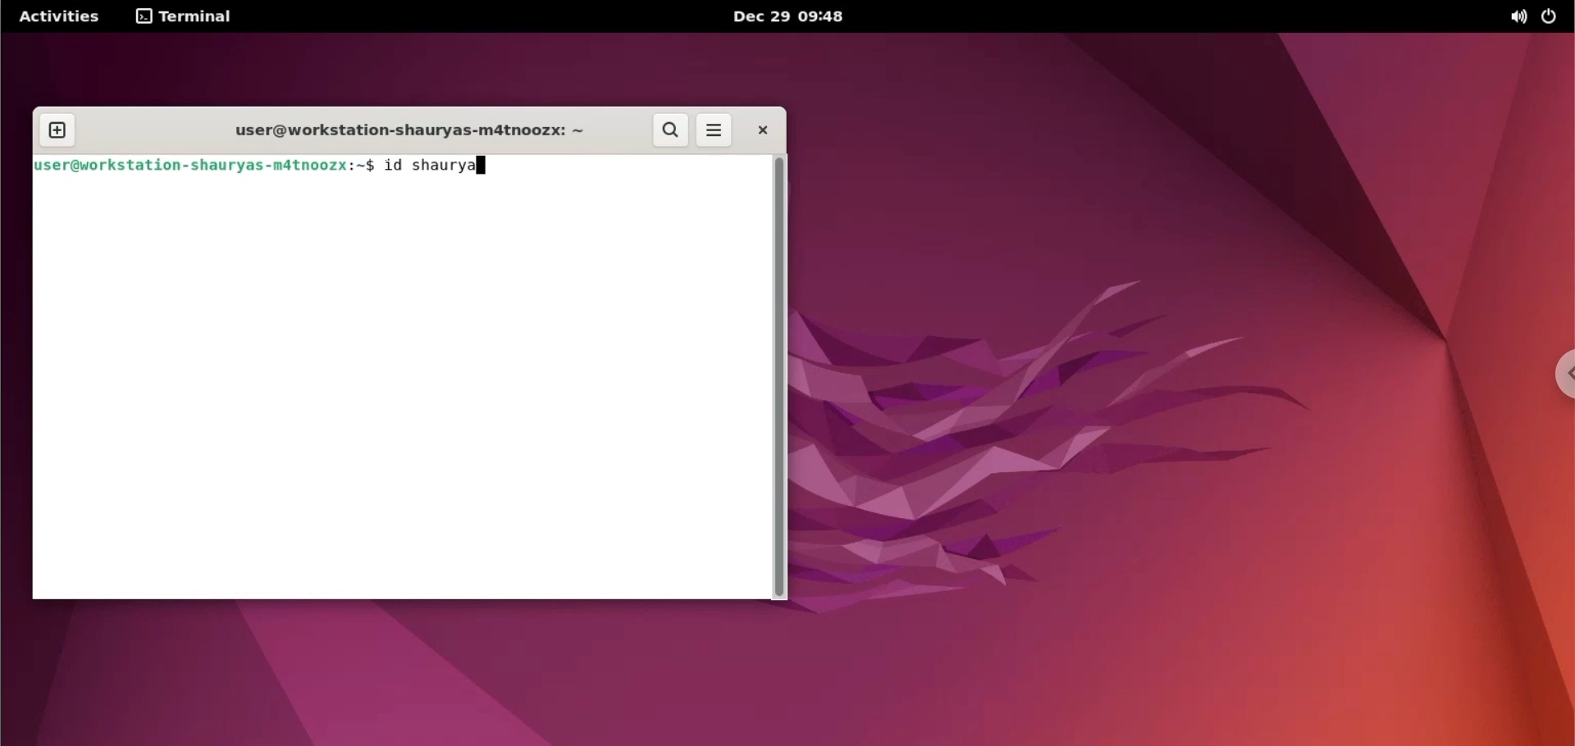 The image size is (1575, 746). What do you see at coordinates (672, 130) in the screenshot?
I see `search button` at bounding box center [672, 130].